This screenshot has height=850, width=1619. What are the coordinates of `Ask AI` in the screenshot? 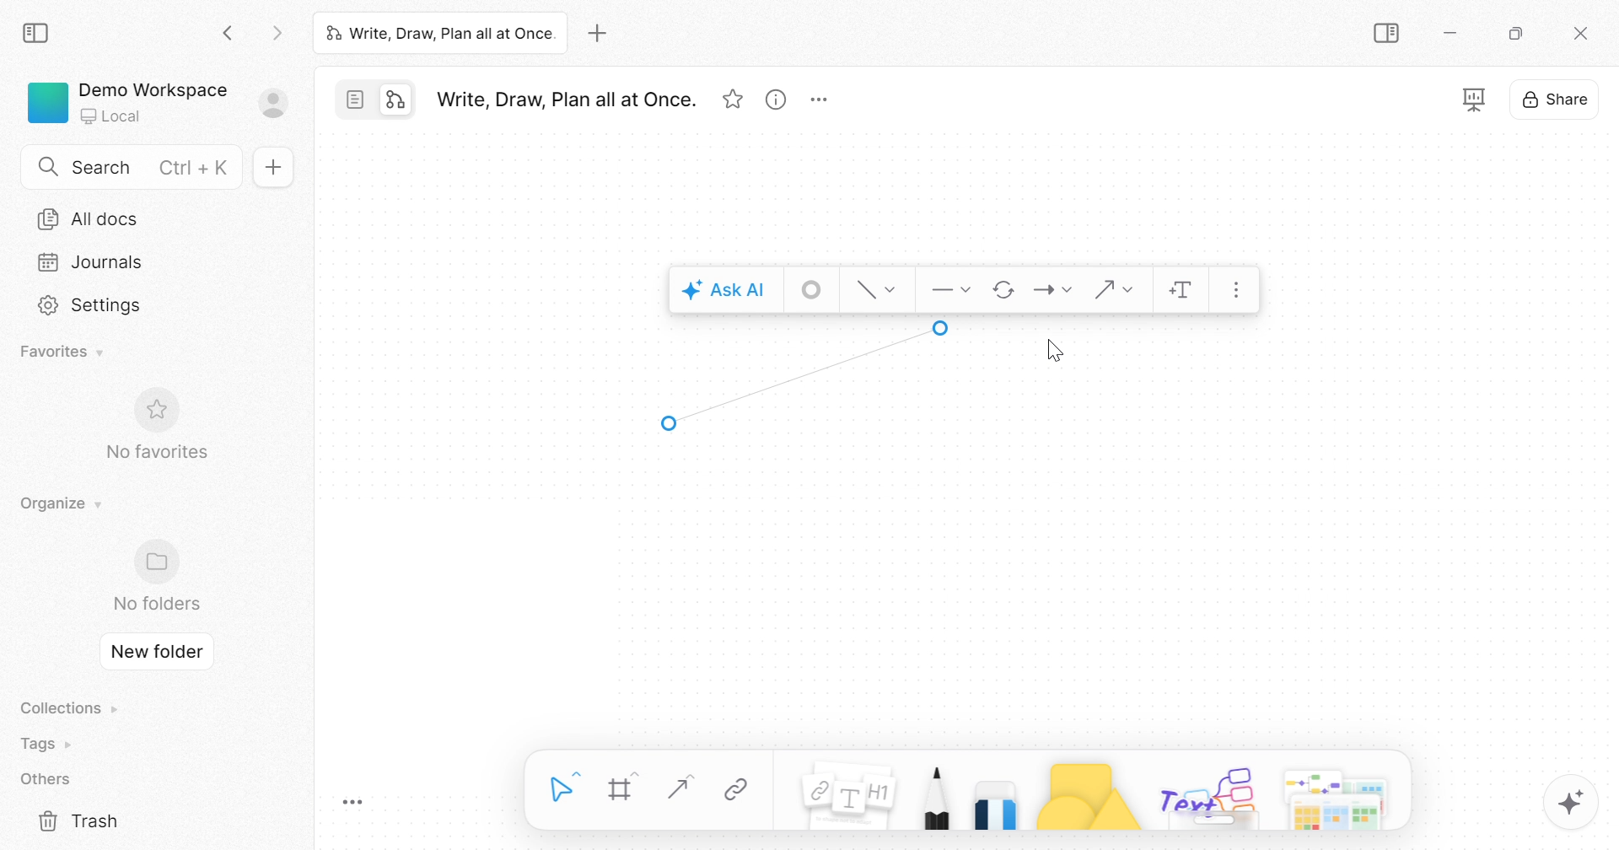 It's located at (723, 292).